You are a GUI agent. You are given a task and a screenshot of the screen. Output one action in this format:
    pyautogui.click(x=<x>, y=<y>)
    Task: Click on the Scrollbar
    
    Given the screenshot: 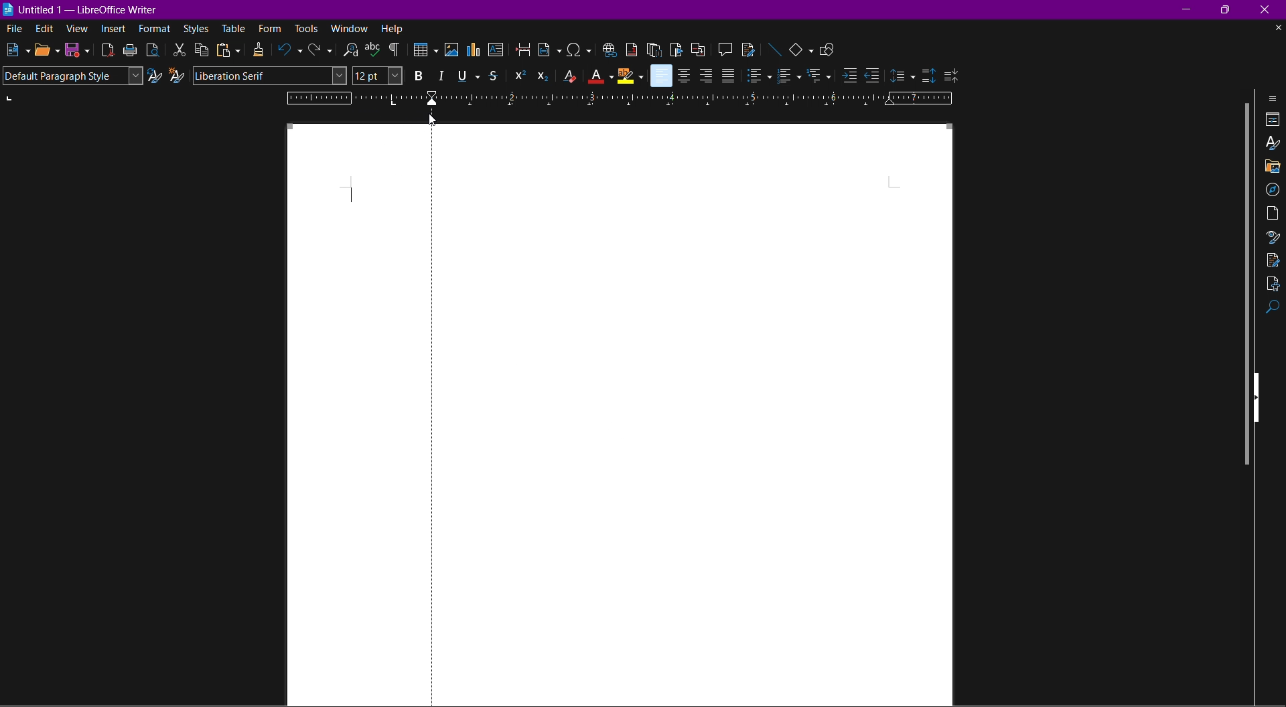 What is the action you would take?
    pyautogui.click(x=1241, y=286)
    